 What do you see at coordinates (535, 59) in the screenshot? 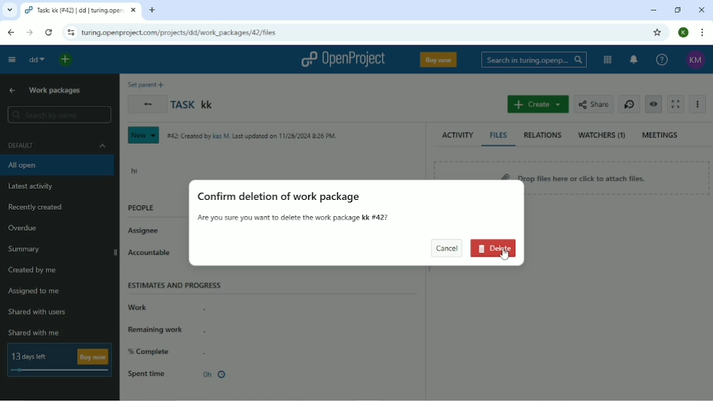
I see `Search in turing.openproject.com` at bounding box center [535, 59].